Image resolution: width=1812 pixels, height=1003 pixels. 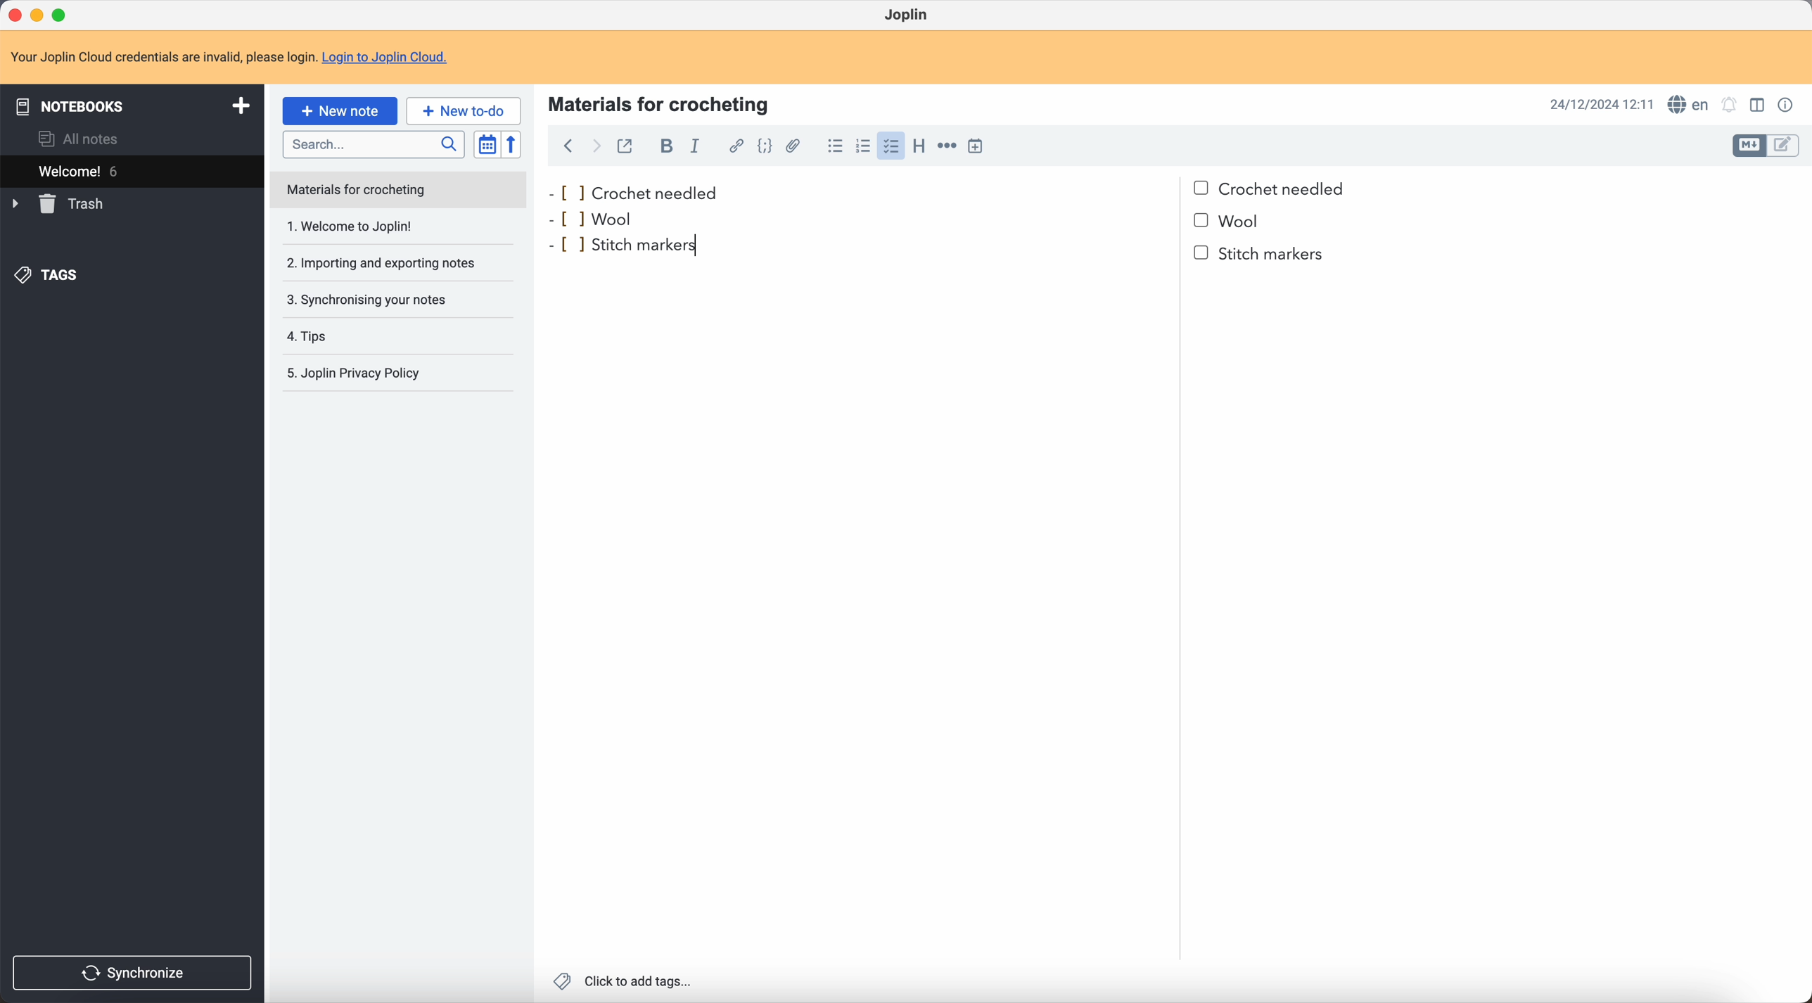 I want to click on tips, so click(x=371, y=336).